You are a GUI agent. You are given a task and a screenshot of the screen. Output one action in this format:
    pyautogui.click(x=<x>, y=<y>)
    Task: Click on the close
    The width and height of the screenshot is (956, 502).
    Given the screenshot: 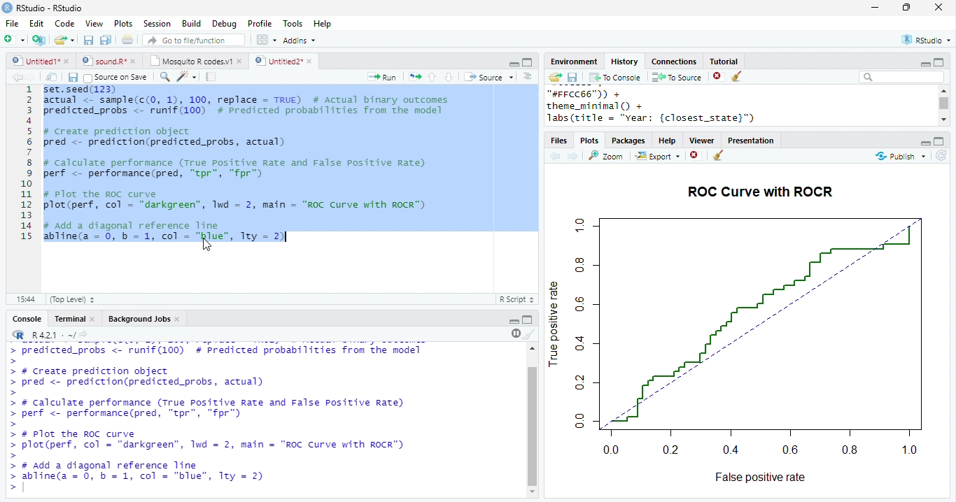 What is the action you would take?
    pyautogui.click(x=311, y=62)
    